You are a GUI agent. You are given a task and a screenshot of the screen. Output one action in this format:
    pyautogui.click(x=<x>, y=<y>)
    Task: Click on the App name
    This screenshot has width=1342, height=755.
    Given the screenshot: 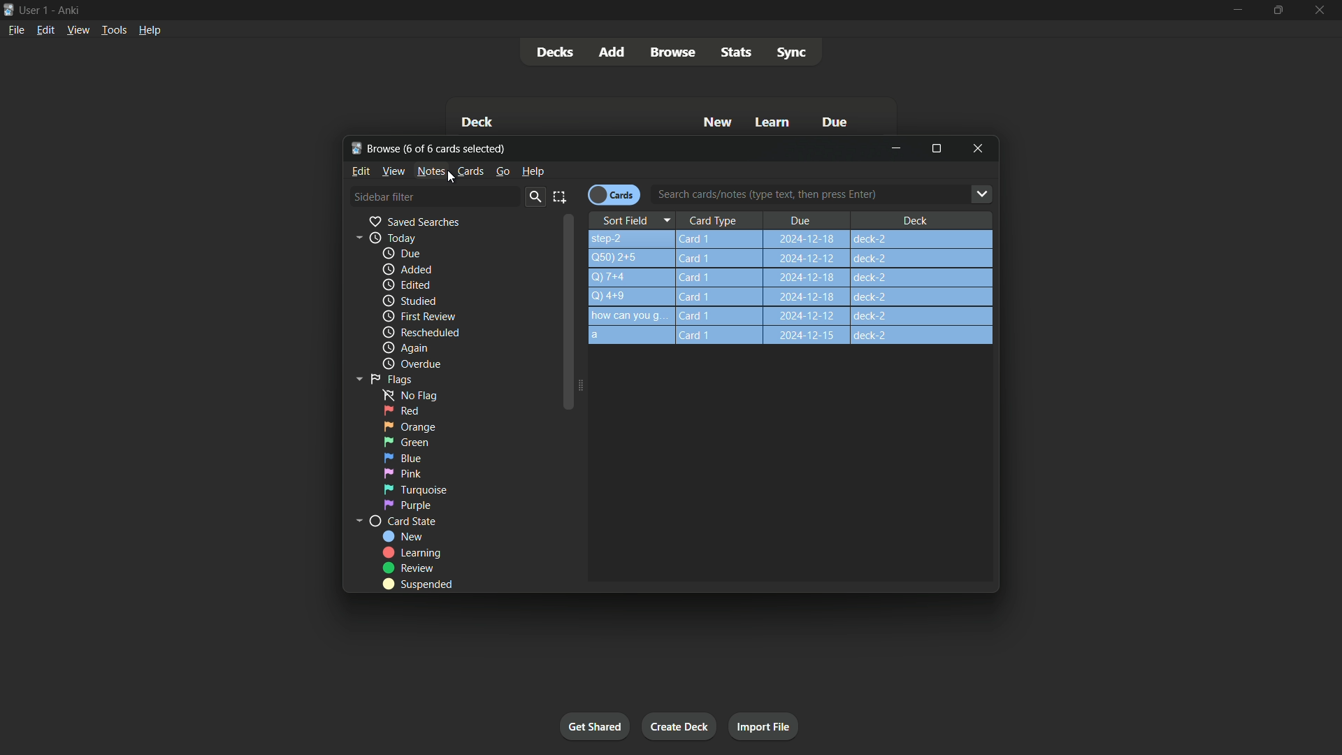 What is the action you would take?
    pyautogui.click(x=72, y=10)
    